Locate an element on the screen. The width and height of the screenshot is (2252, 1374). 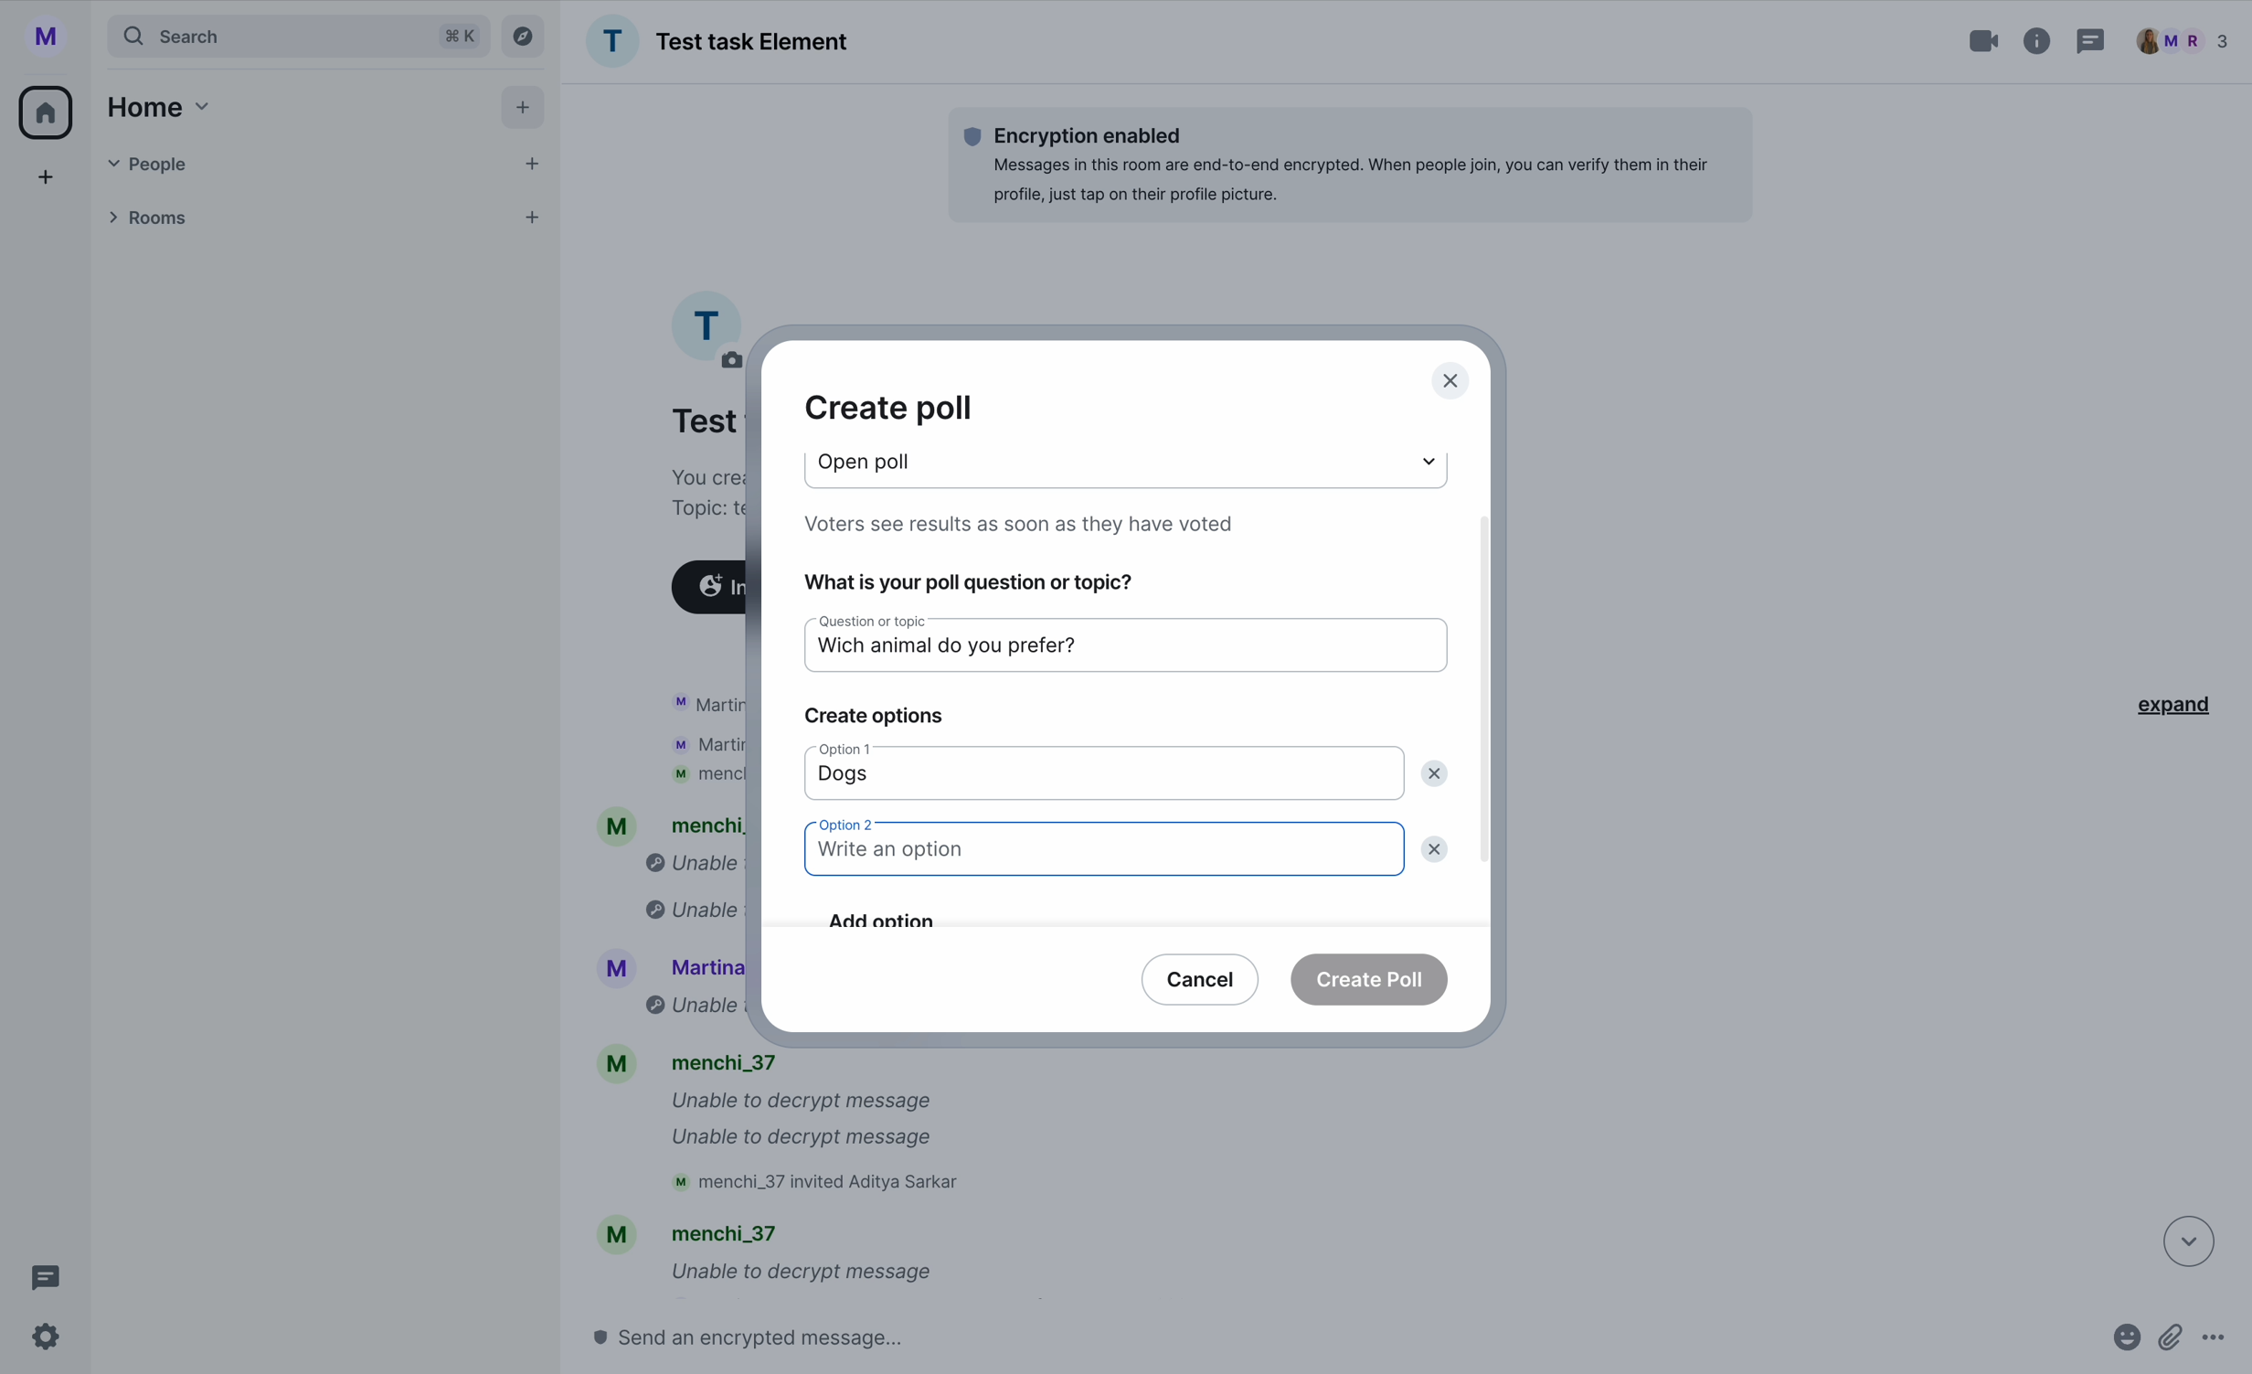
write an option is located at coordinates (902, 857).